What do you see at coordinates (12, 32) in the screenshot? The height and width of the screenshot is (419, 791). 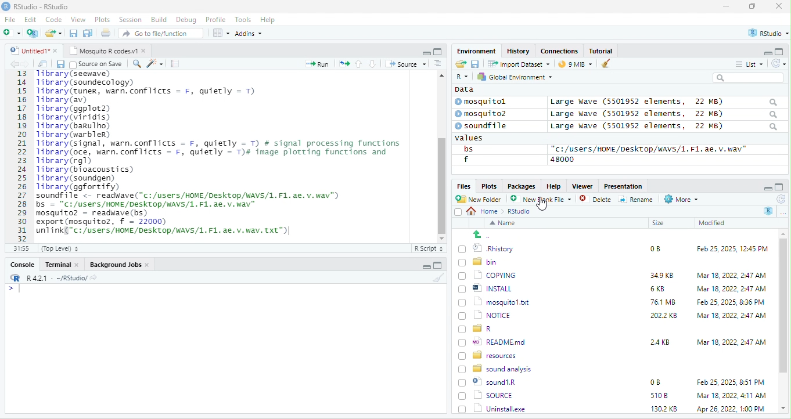 I see `new` at bounding box center [12, 32].